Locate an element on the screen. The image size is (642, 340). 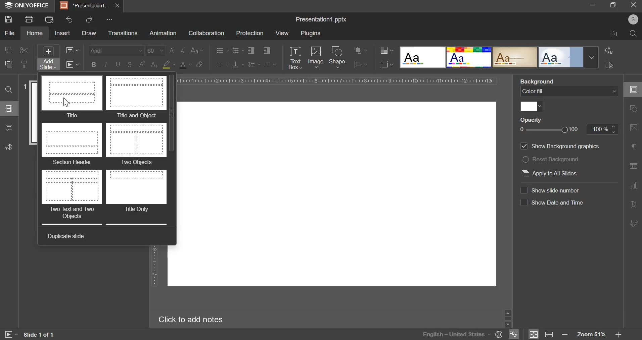
plugins is located at coordinates (311, 34).